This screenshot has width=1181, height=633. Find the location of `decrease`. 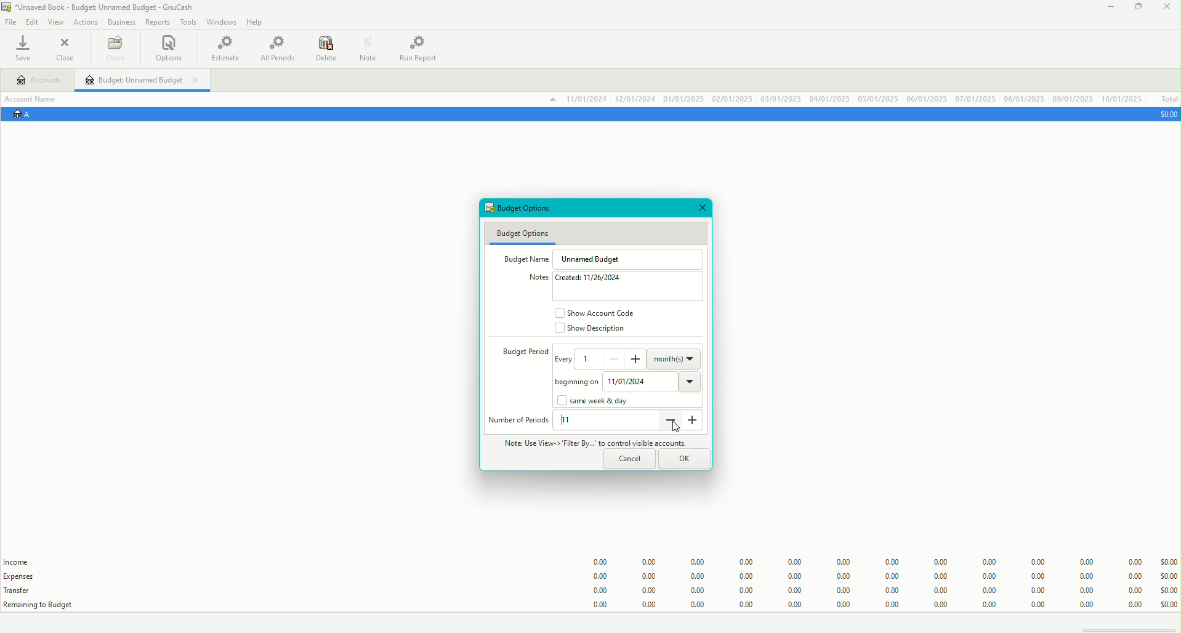

decrease is located at coordinates (670, 421).